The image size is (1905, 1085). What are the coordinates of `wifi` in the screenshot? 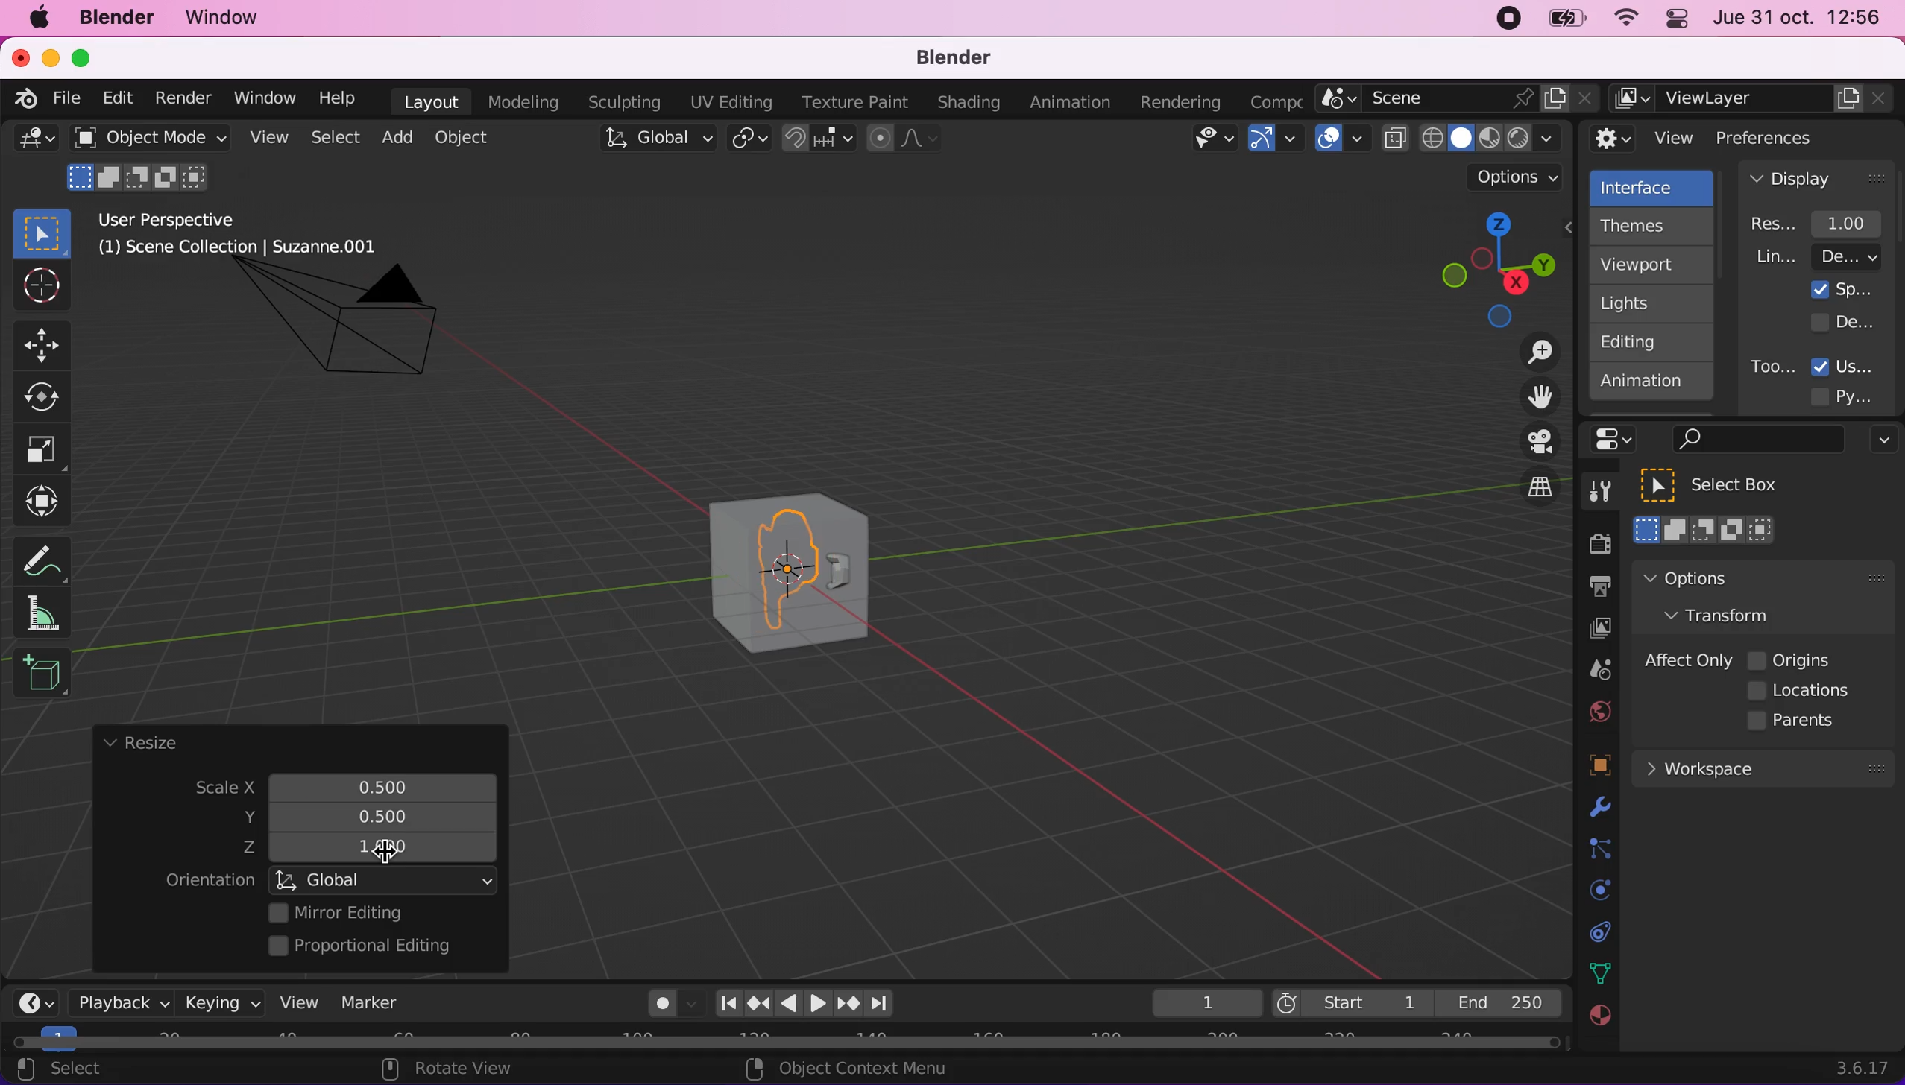 It's located at (1622, 22).